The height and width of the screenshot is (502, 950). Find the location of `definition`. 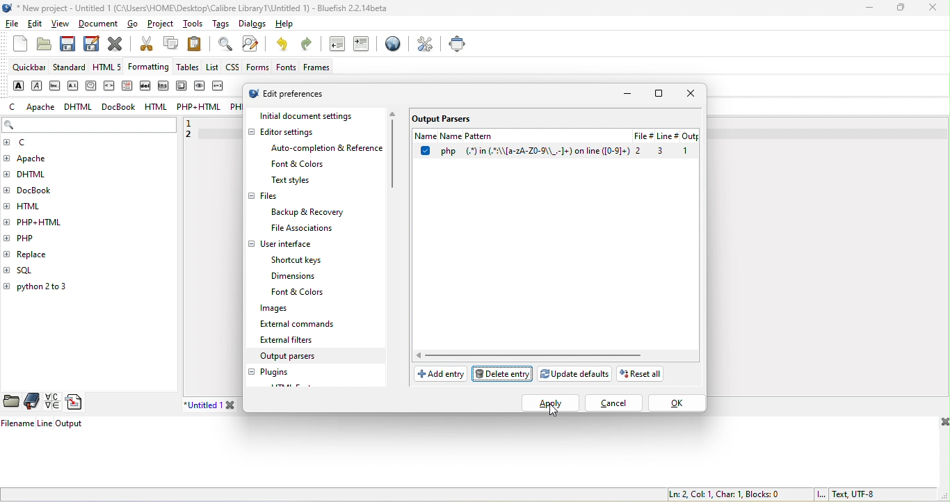

definition is located at coordinates (130, 88).